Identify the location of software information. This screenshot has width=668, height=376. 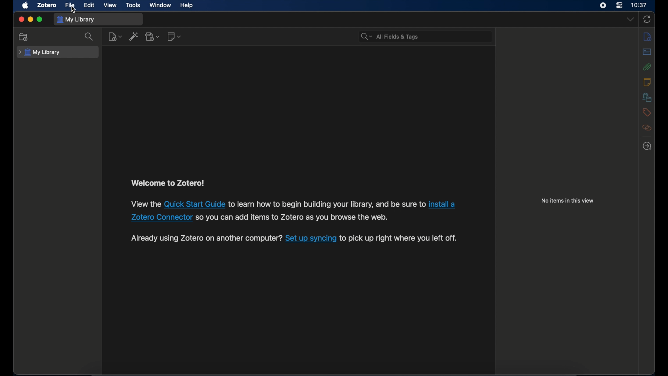
(327, 204).